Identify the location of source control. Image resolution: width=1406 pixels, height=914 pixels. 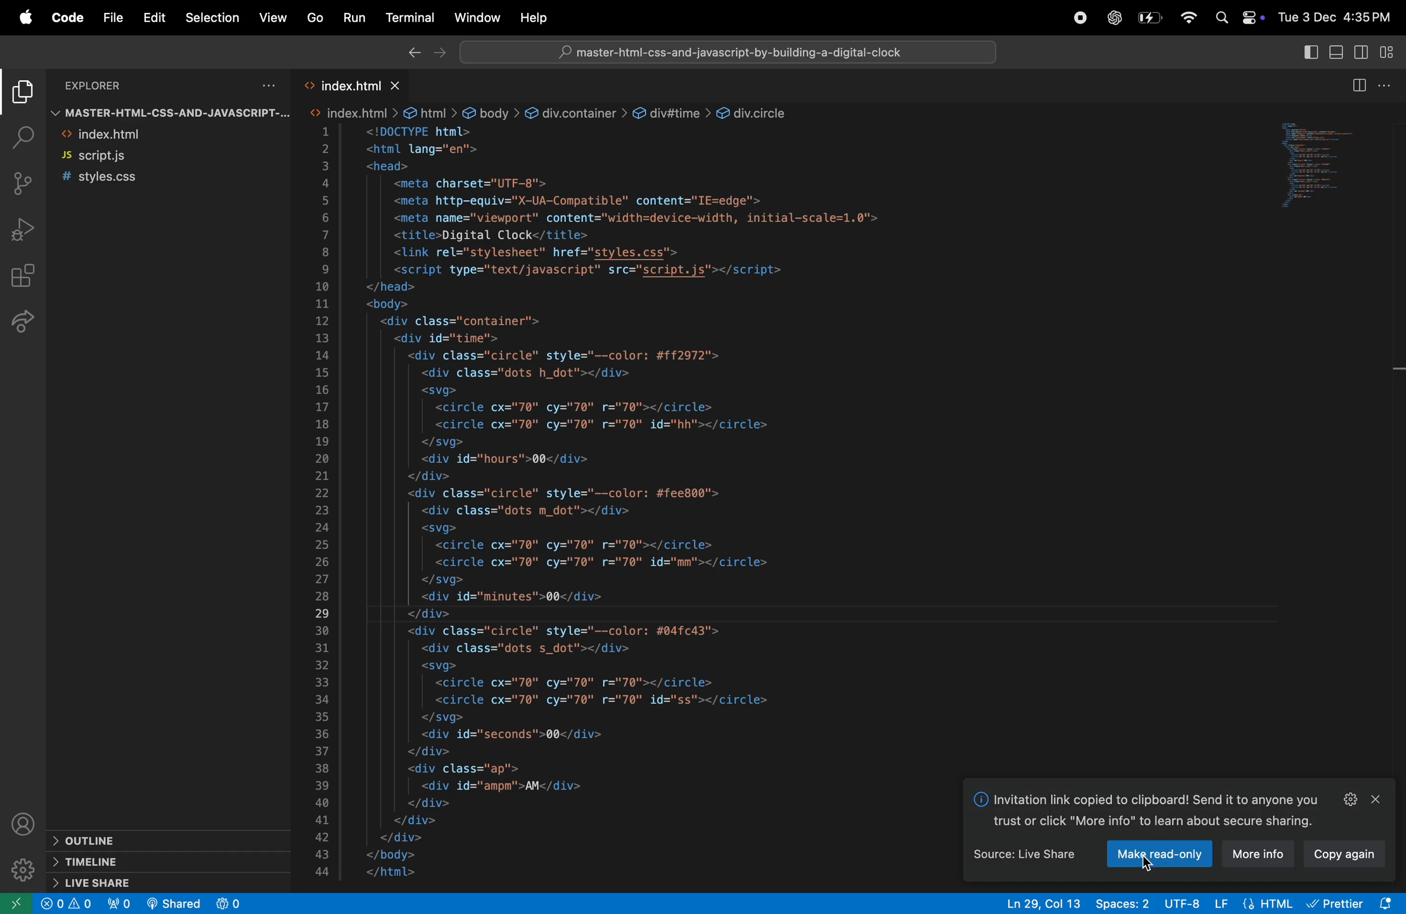
(27, 181).